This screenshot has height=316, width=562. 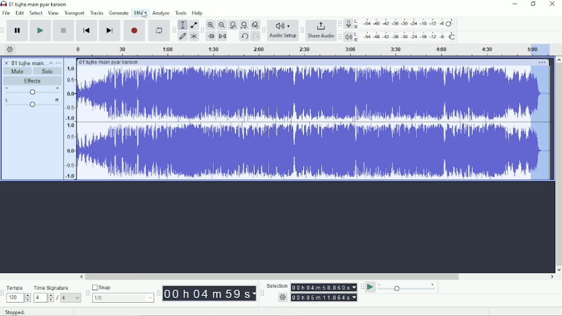 I want to click on Timeline options, so click(x=10, y=49).